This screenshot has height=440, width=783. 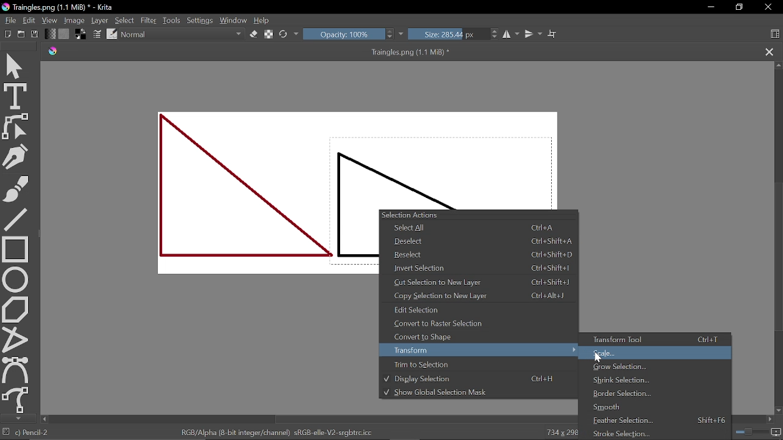 What do you see at coordinates (650, 367) in the screenshot?
I see `Grow selection` at bounding box center [650, 367].